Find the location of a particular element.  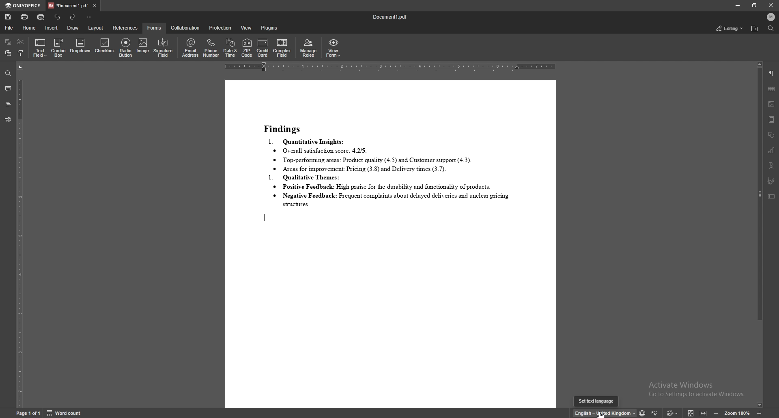

fit to width is located at coordinates (704, 413).